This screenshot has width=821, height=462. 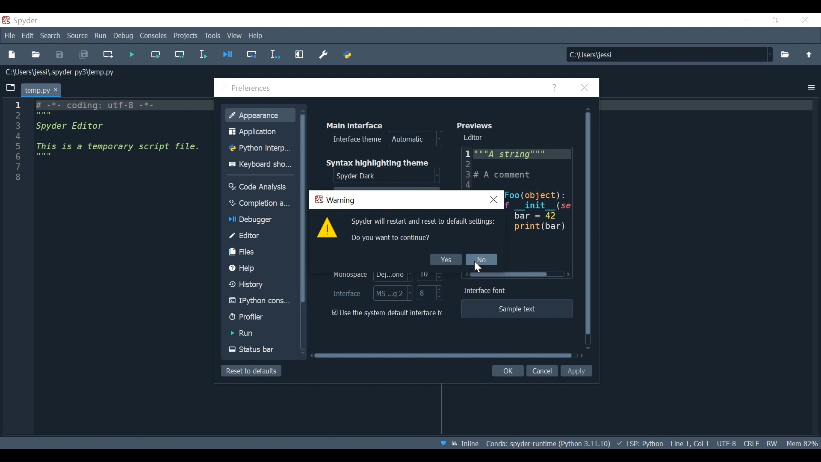 I want to click on File Path, so click(x=62, y=72).